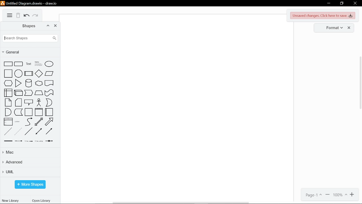  Describe the element at coordinates (8, 131) in the screenshot. I see `dashed line` at that location.